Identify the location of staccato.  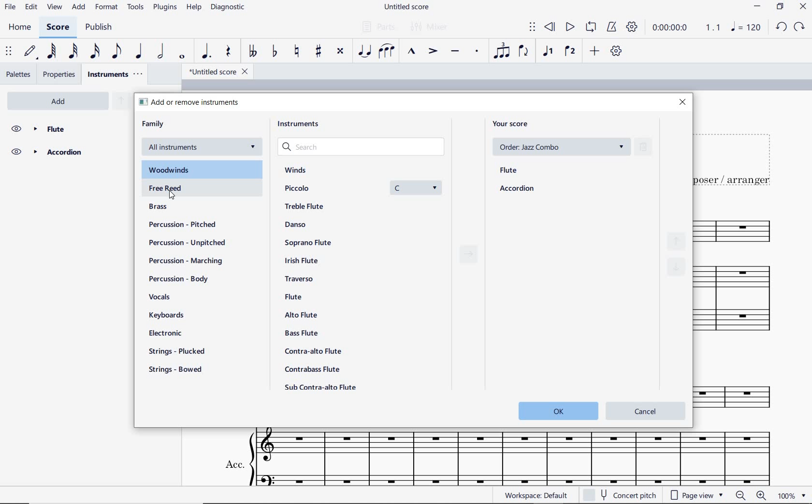
(477, 52).